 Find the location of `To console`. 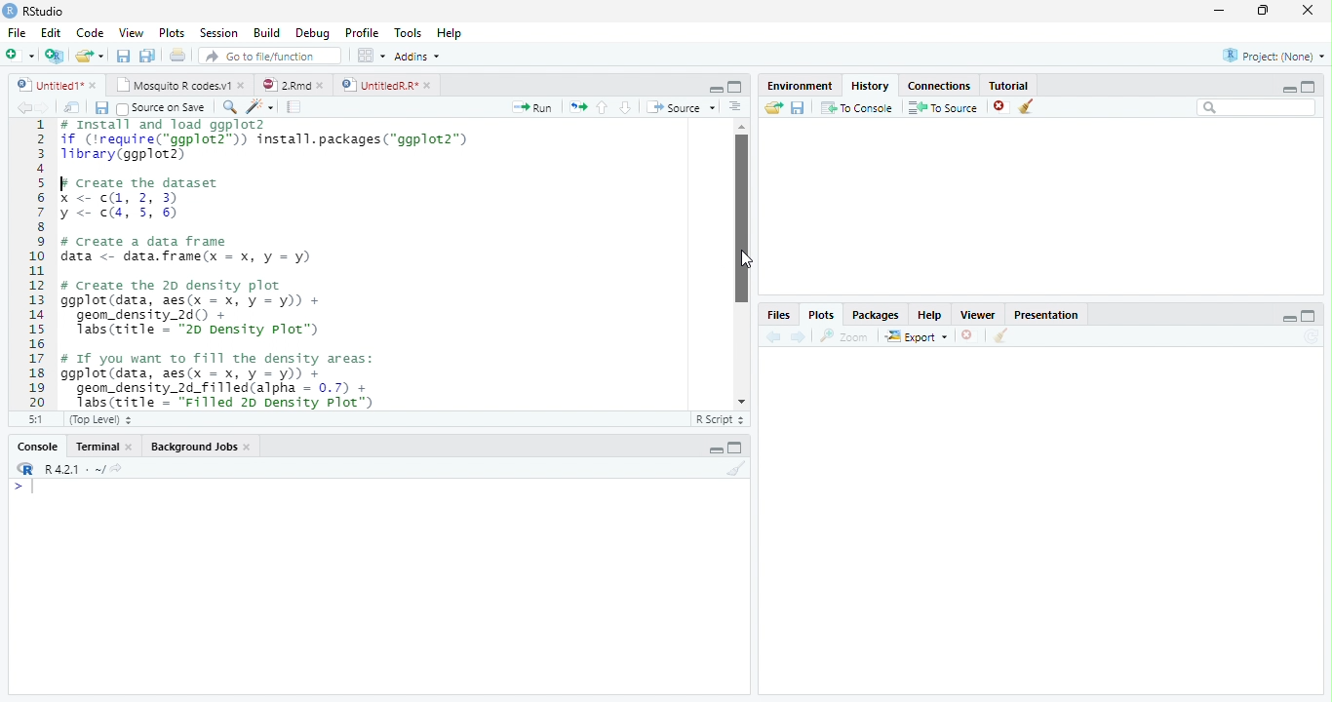

To console is located at coordinates (858, 107).